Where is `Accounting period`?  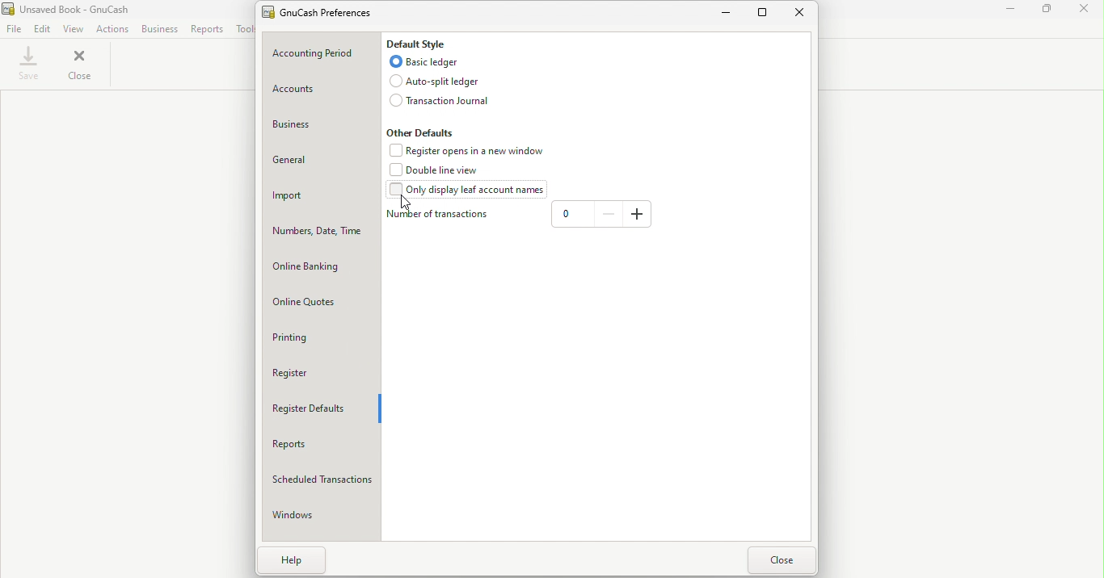
Accounting period is located at coordinates (322, 53).